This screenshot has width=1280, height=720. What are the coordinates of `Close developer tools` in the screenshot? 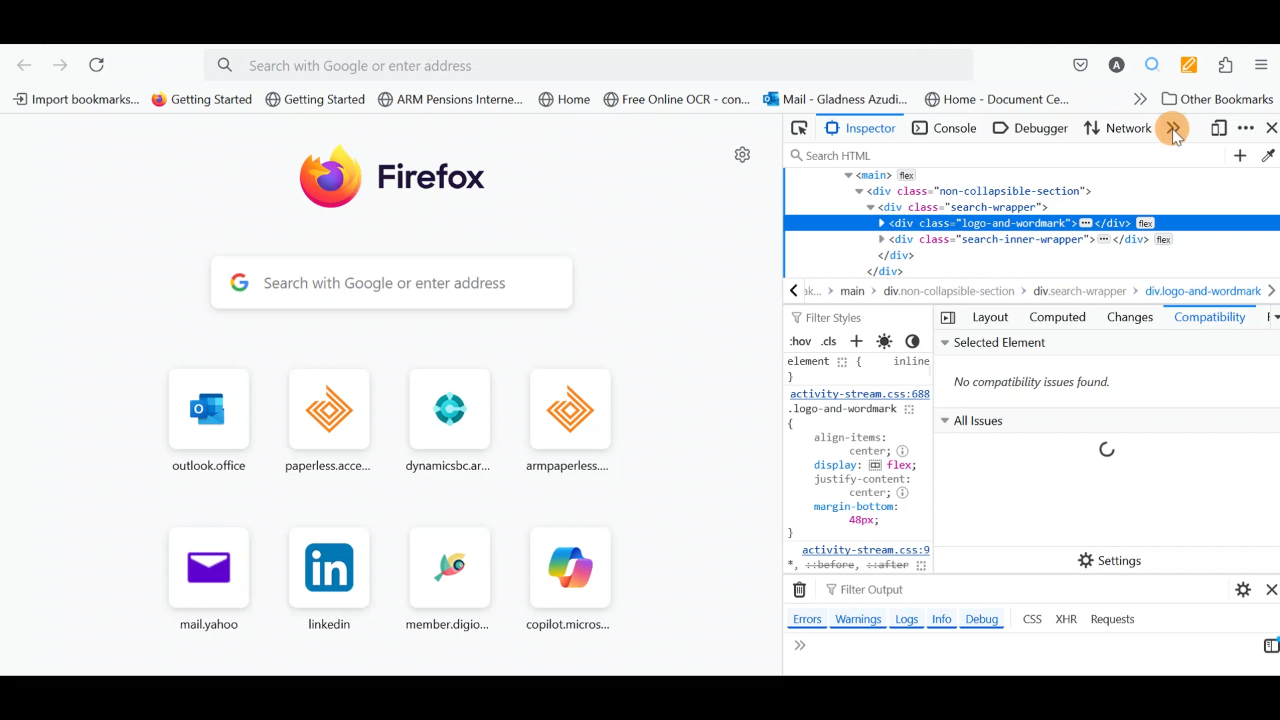 It's located at (1271, 129).